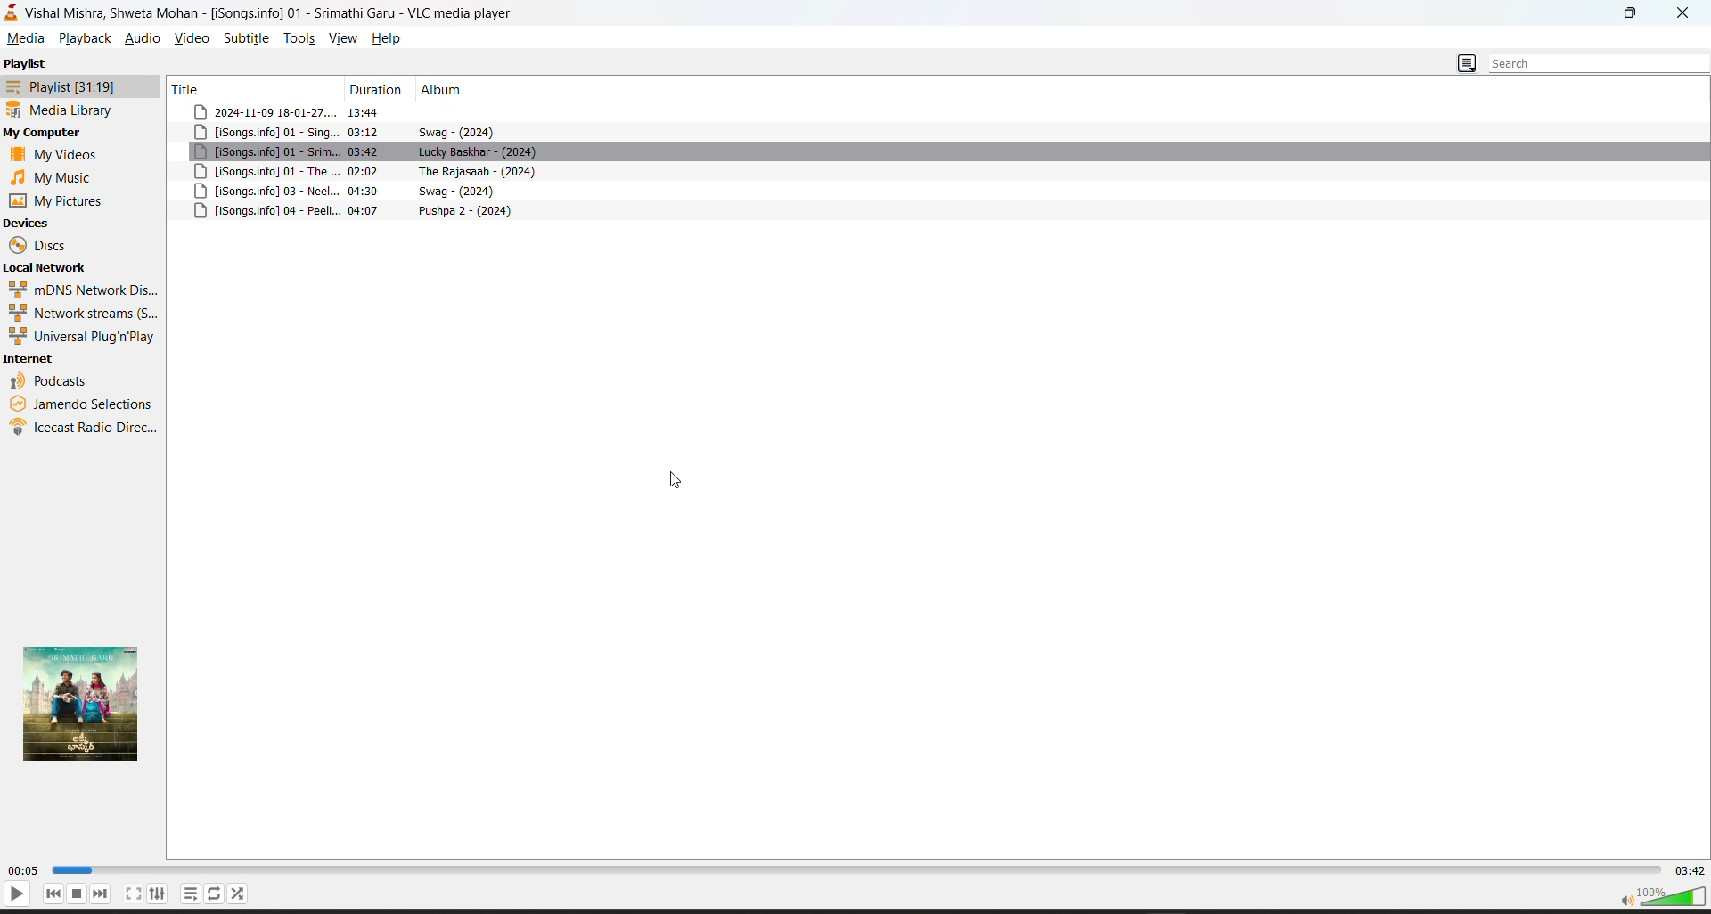  I want to click on search, so click(1585, 64).